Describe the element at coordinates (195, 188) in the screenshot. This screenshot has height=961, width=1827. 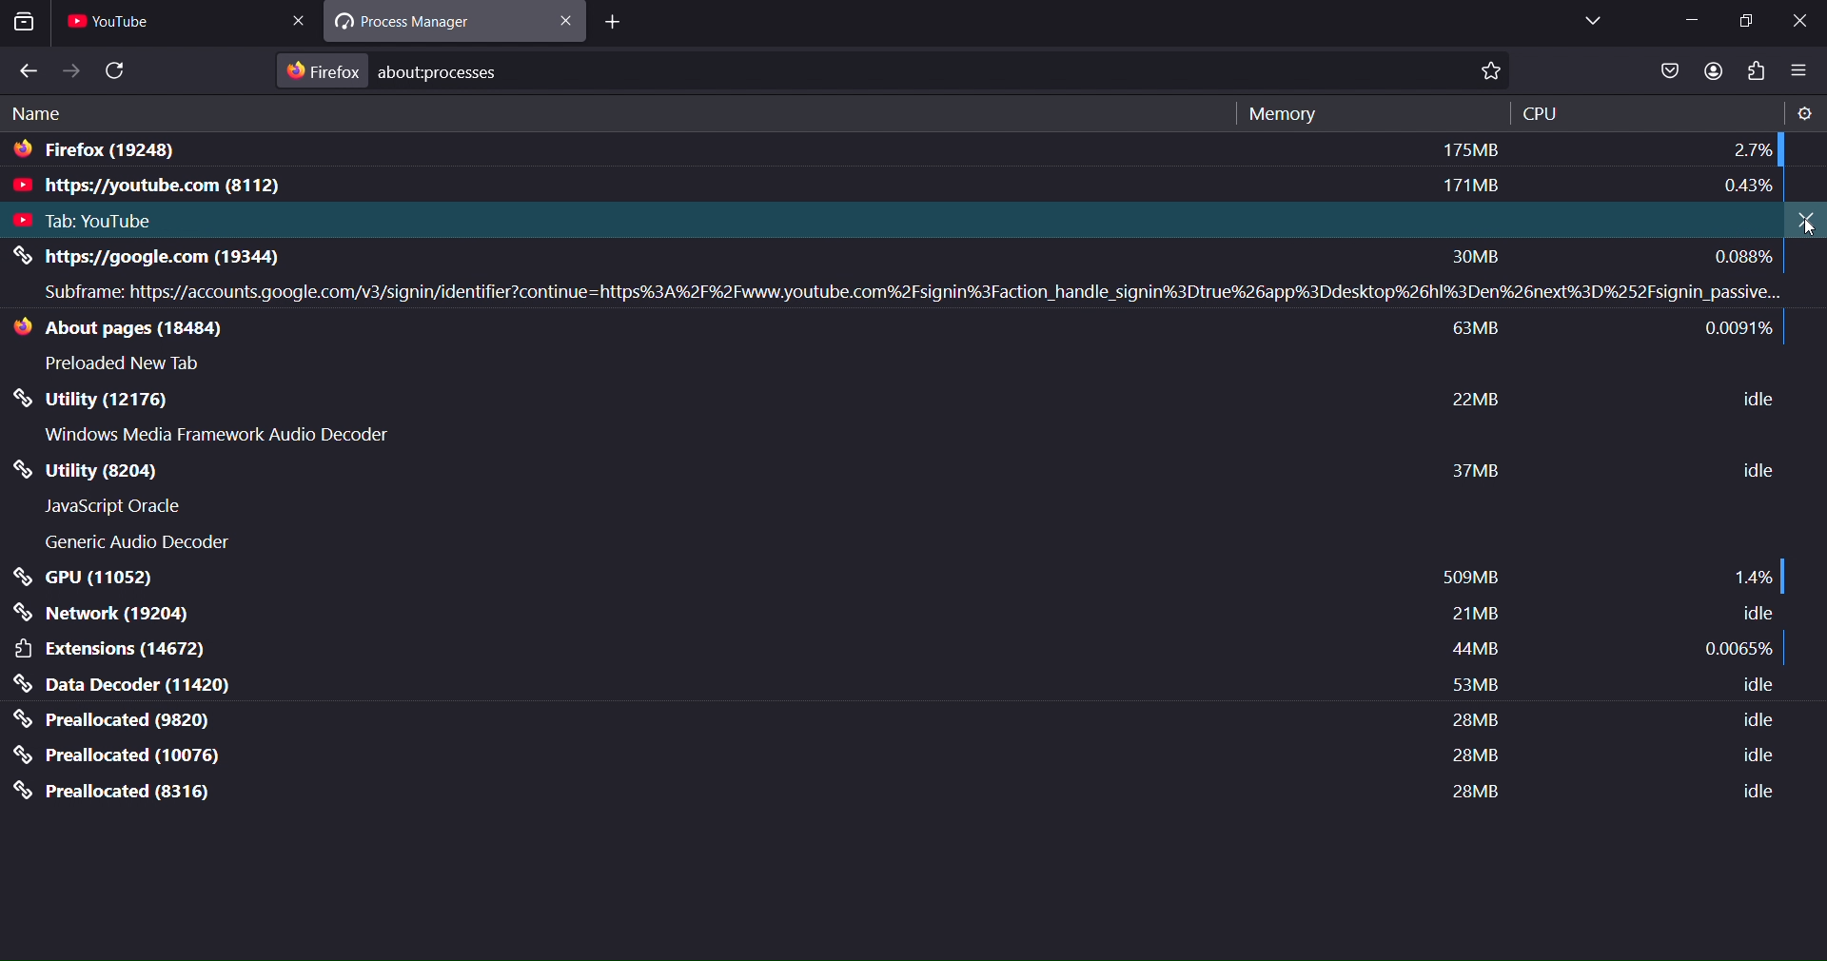
I see `https://youtube.com(8112)` at that location.